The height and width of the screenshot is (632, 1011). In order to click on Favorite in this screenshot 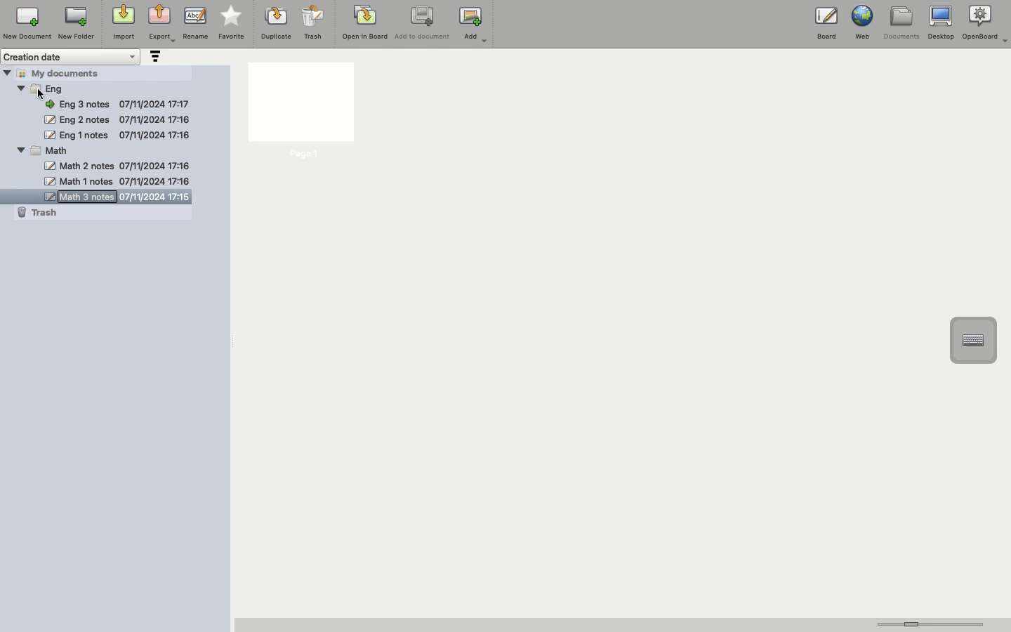, I will do `click(232, 23)`.